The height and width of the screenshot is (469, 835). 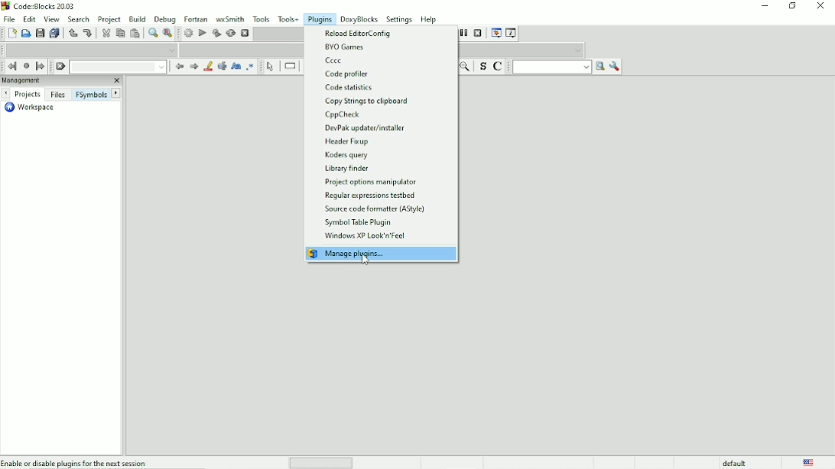 I want to click on Project, so click(x=109, y=18).